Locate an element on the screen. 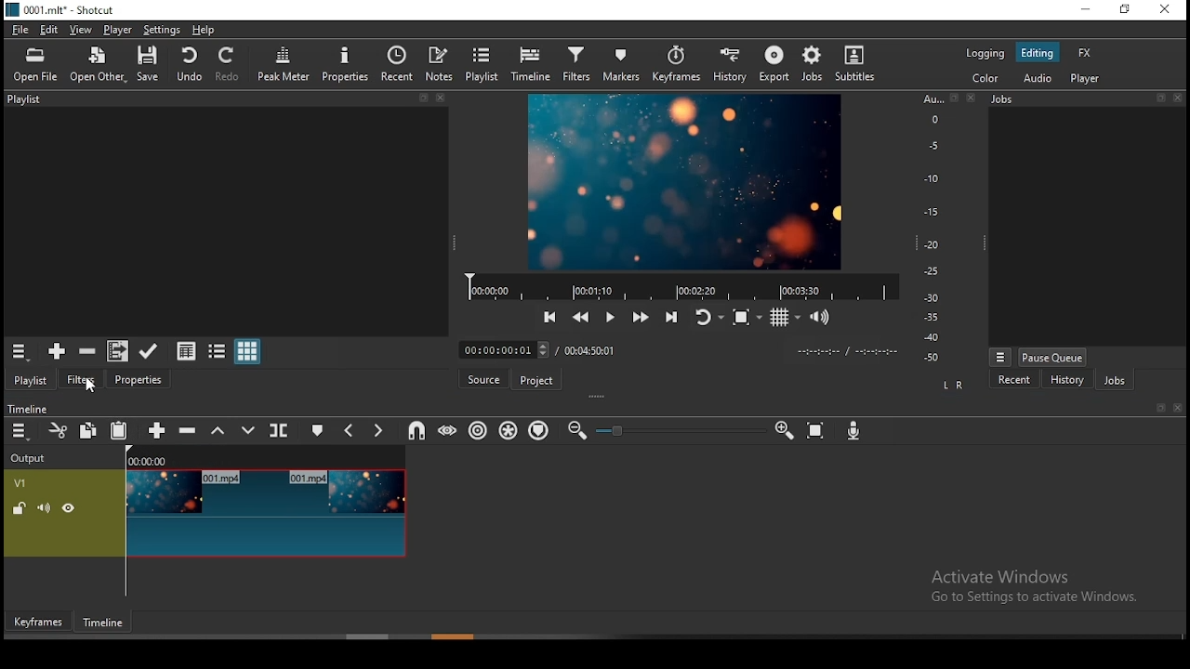 The image size is (1190, 669). ripple markers is located at coordinates (537, 431).